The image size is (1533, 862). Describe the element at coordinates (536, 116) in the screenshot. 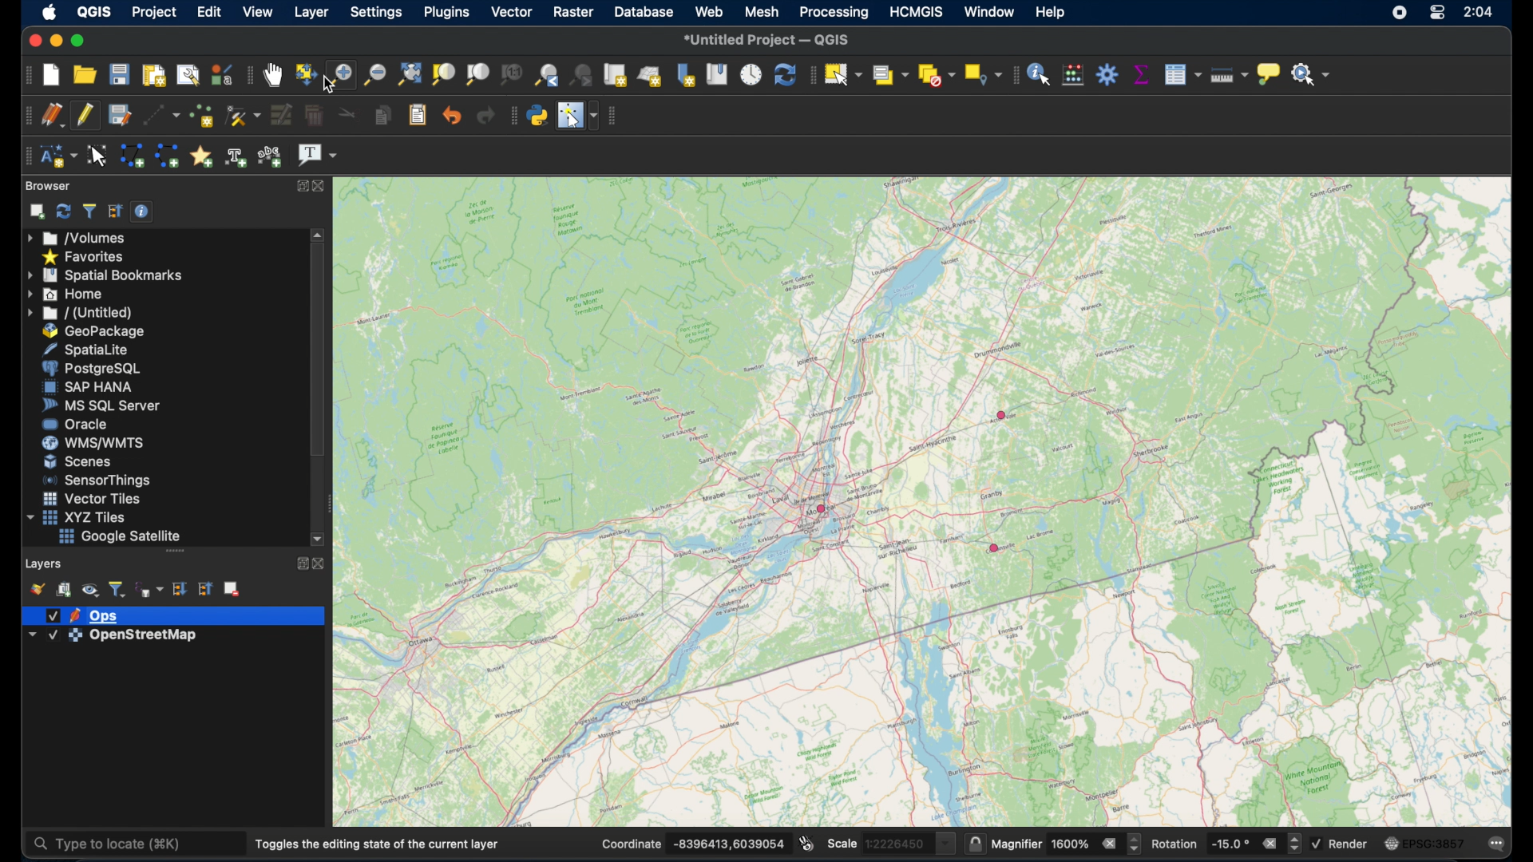

I see `python console` at that location.